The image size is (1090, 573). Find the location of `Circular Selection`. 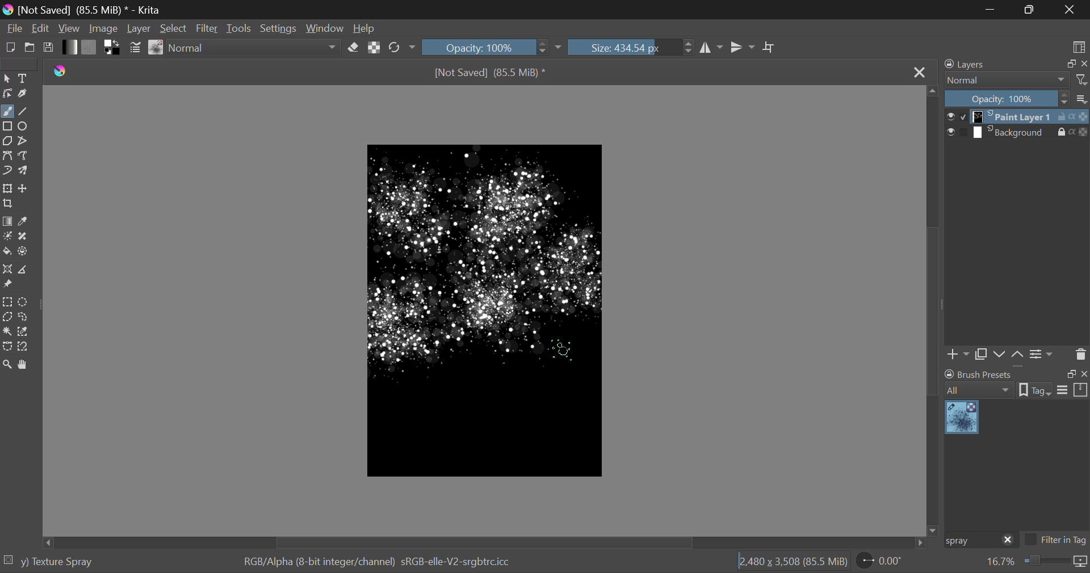

Circular Selection is located at coordinates (23, 302).